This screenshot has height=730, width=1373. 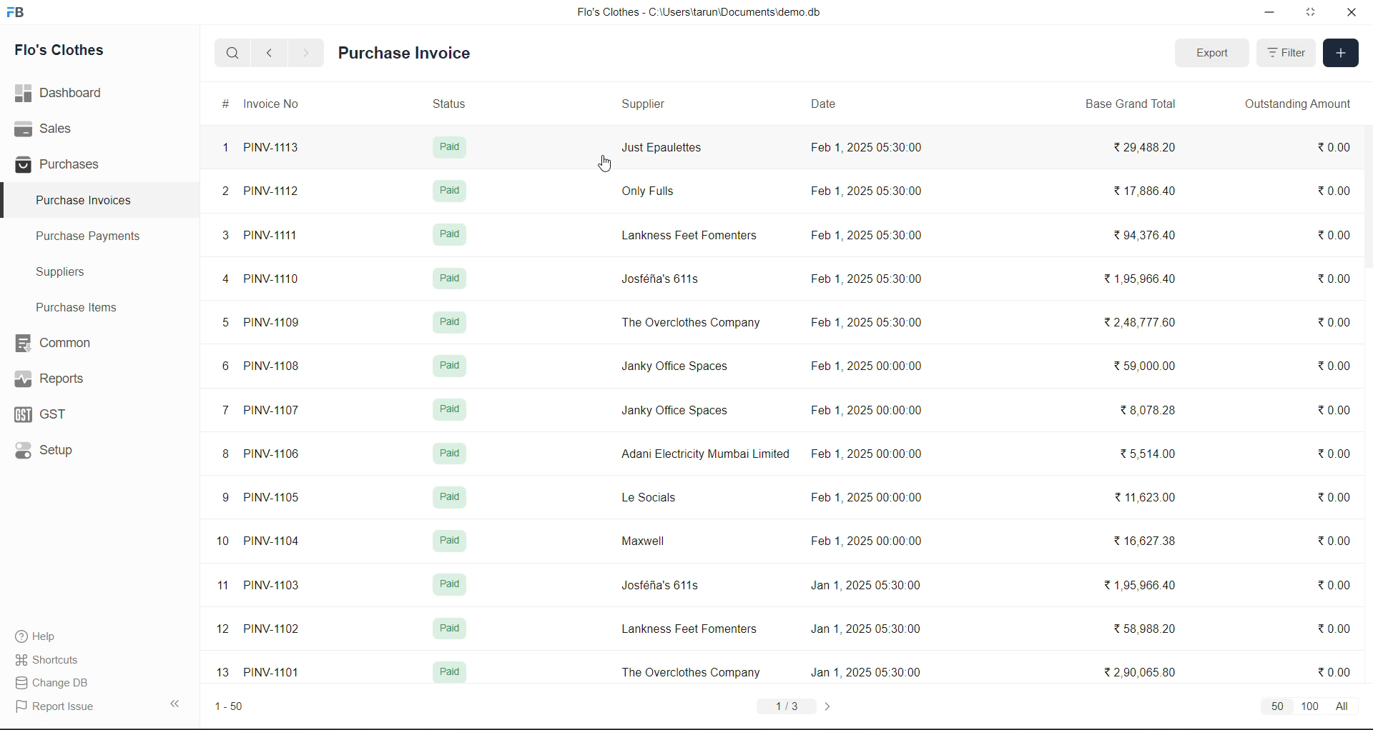 What do you see at coordinates (646, 105) in the screenshot?
I see `Supplier` at bounding box center [646, 105].